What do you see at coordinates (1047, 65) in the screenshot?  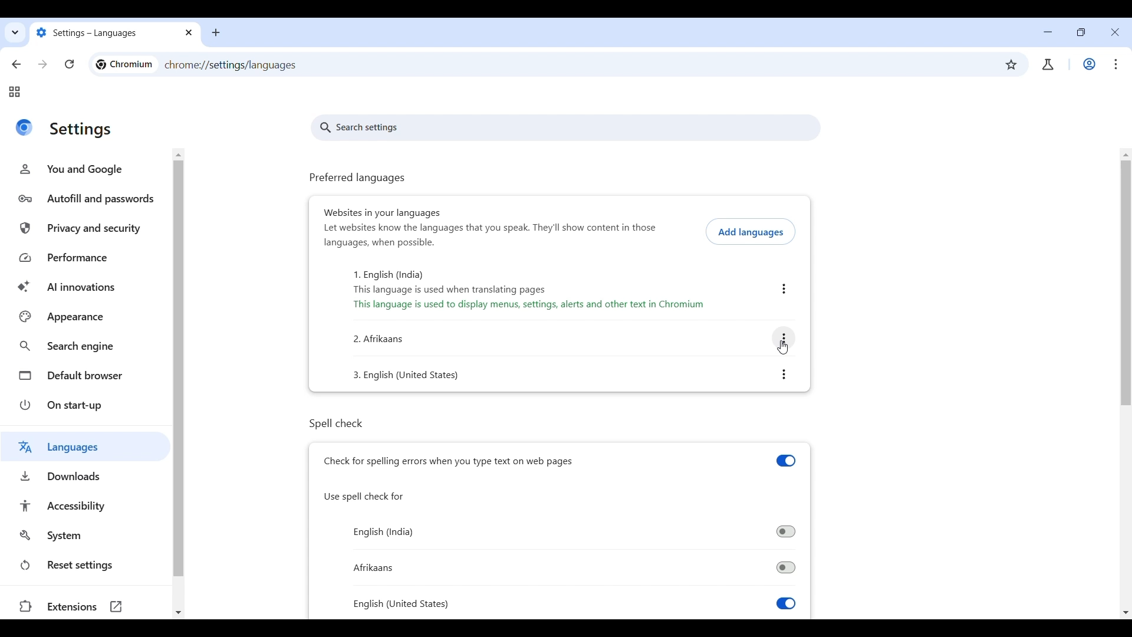 I see `account/user profile` at bounding box center [1047, 65].